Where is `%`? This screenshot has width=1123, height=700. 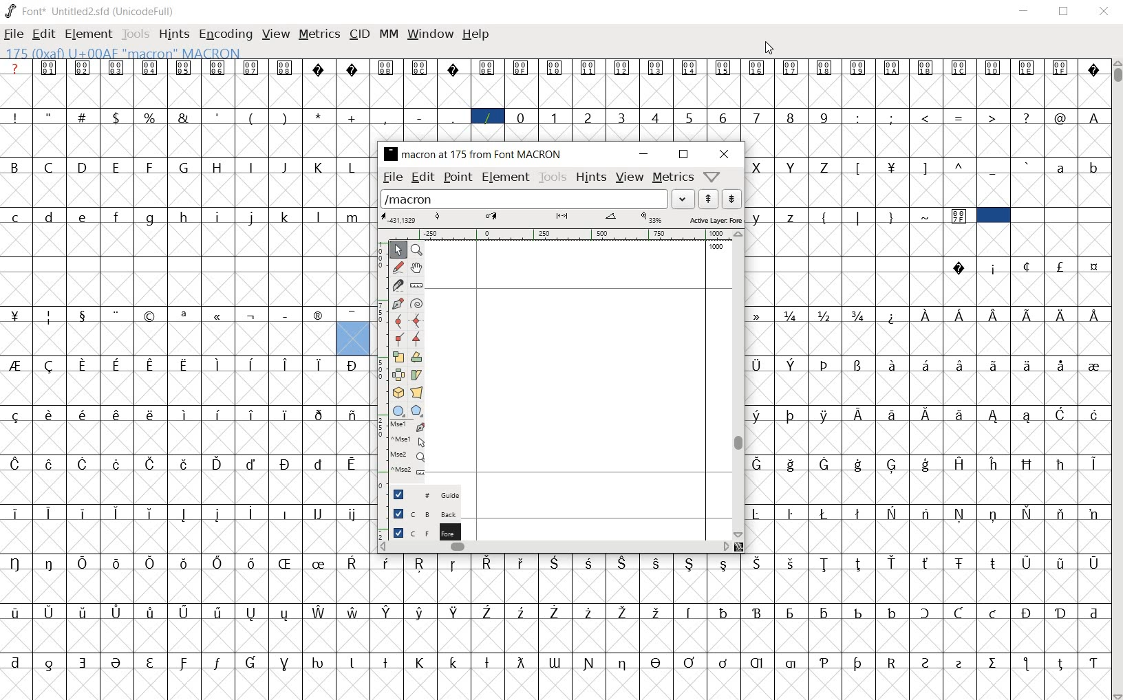 % is located at coordinates (151, 116).